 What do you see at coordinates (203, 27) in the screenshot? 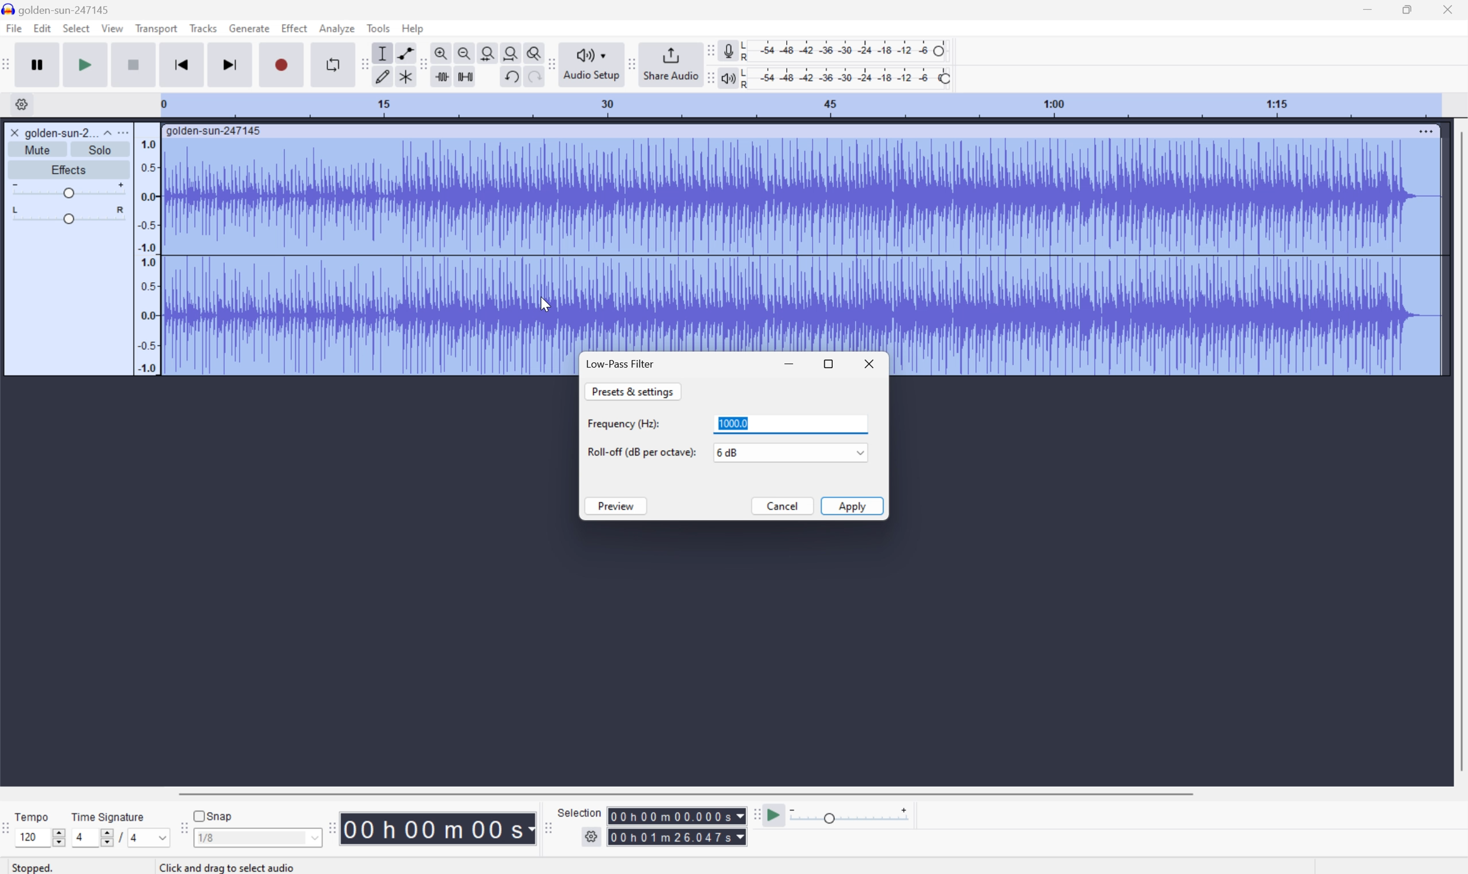
I see `Tracks` at bounding box center [203, 27].